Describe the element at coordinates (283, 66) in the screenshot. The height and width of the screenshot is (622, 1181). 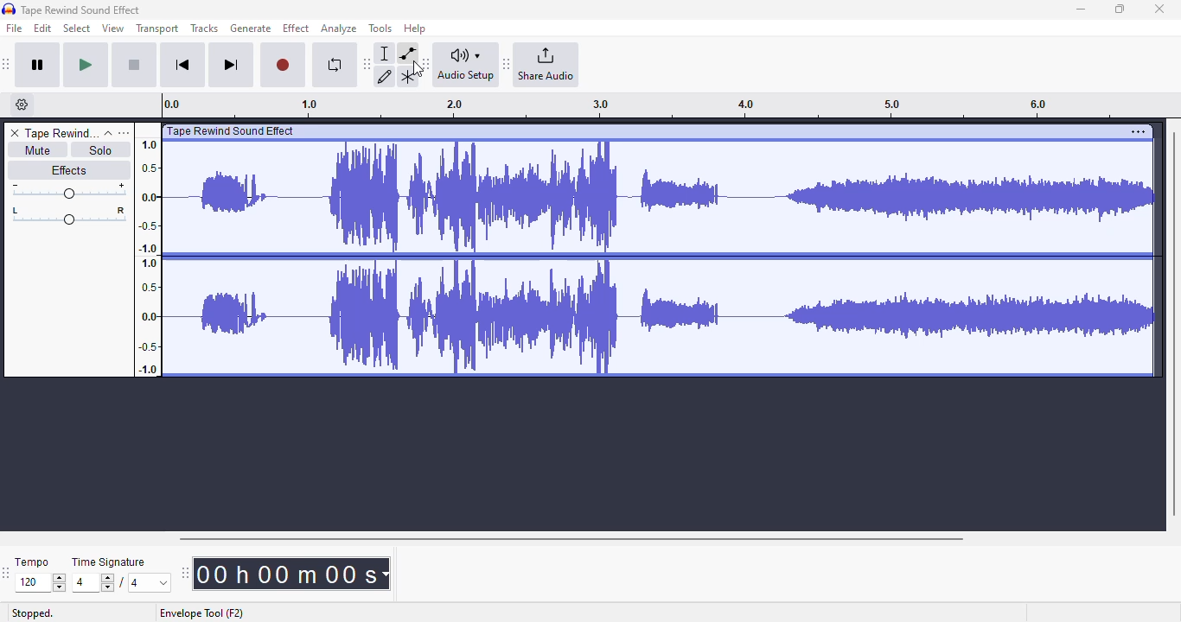
I see `record` at that location.